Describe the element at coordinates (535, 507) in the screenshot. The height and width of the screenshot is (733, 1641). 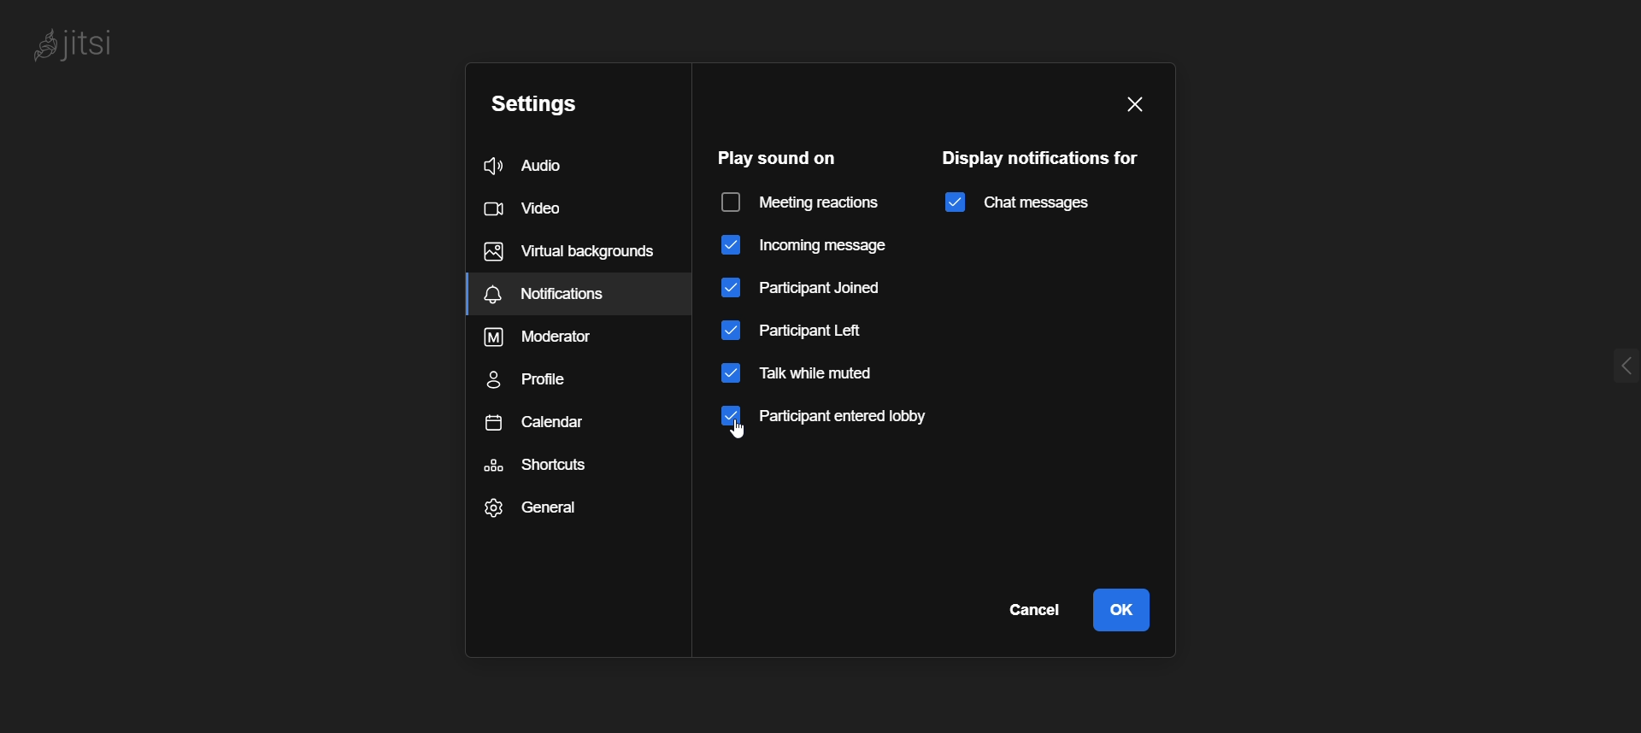
I see `General` at that location.